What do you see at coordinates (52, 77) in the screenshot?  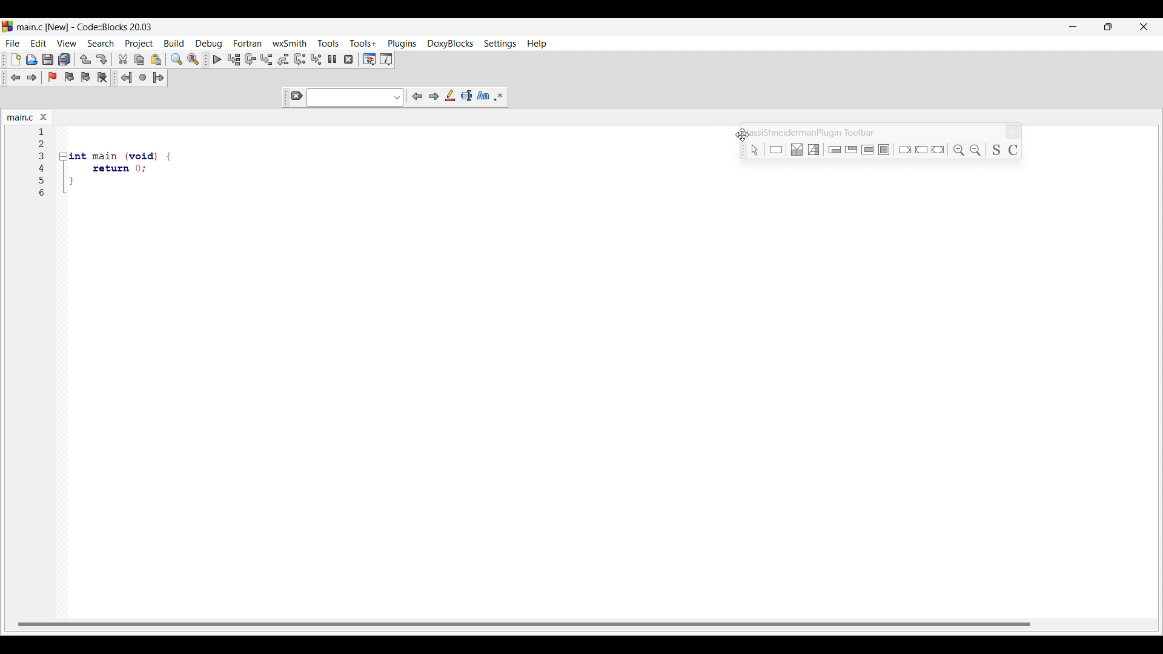 I see `Toggle bookmark` at bounding box center [52, 77].